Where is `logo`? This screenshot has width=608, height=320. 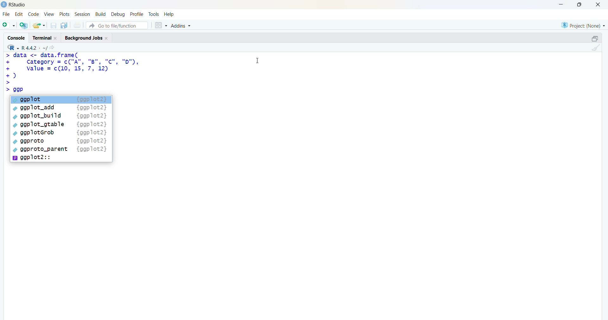 logo is located at coordinates (4, 4).